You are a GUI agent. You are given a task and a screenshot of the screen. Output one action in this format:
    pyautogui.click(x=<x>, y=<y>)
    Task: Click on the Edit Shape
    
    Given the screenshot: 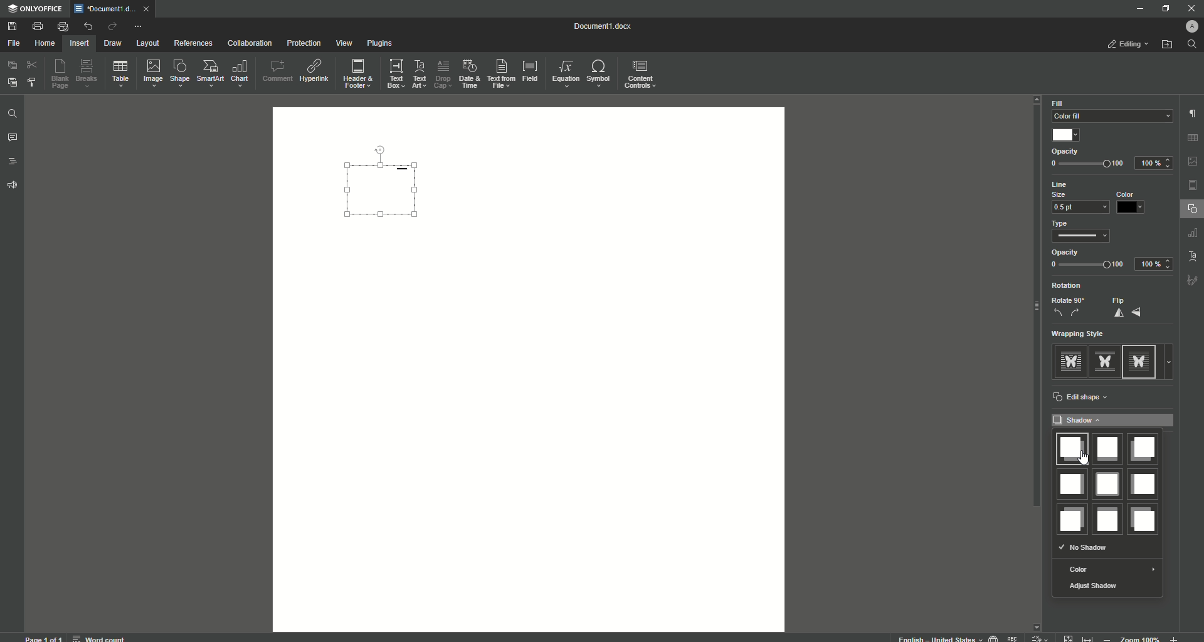 What is the action you would take?
    pyautogui.click(x=1083, y=397)
    